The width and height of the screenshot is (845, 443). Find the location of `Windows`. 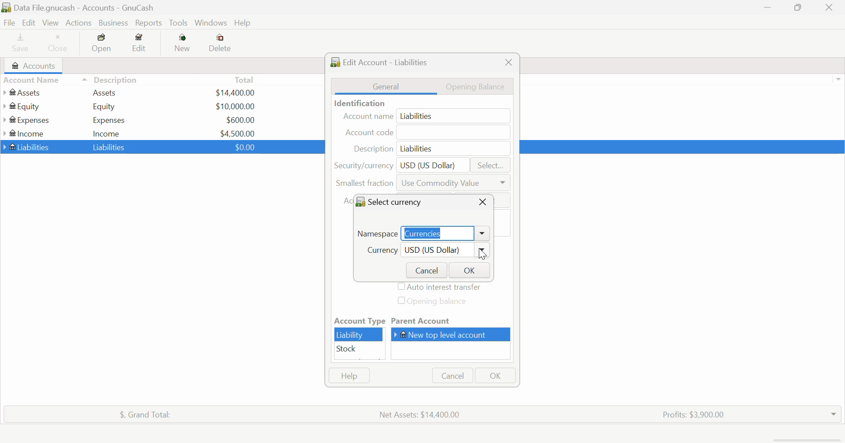

Windows is located at coordinates (211, 24).